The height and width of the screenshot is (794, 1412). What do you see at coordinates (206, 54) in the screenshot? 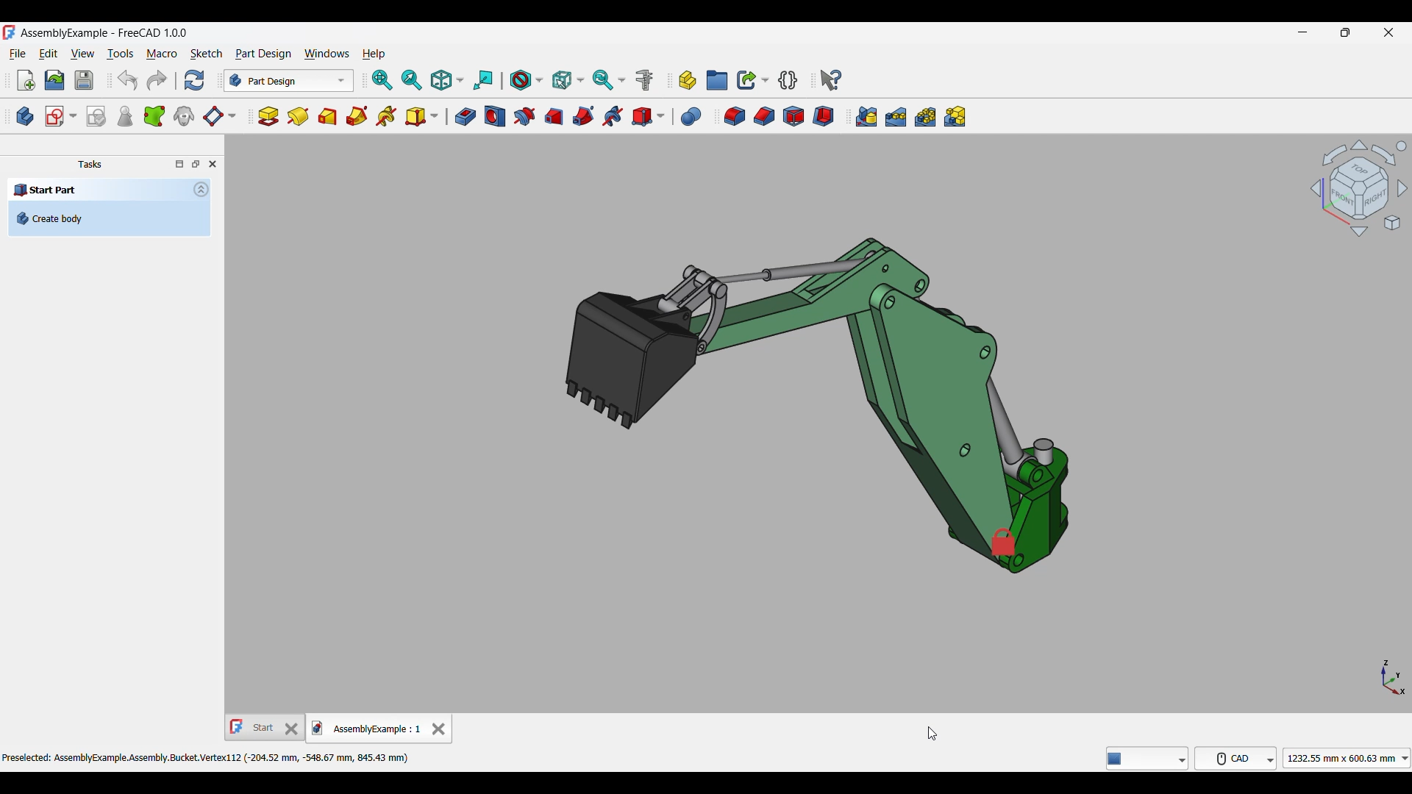
I see `Sketch menu` at bounding box center [206, 54].